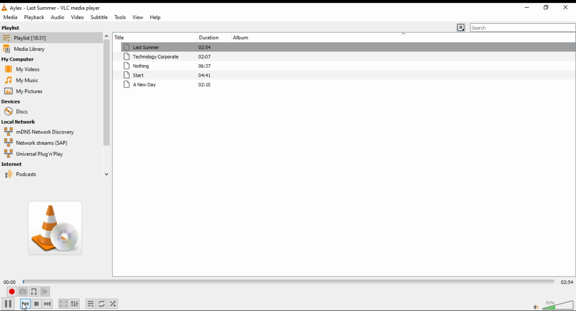 This screenshot has height=311, width=576. What do you see at coordinates (22, 111) in the screenshot?
I see `discs` at bounding box center [22, 111].